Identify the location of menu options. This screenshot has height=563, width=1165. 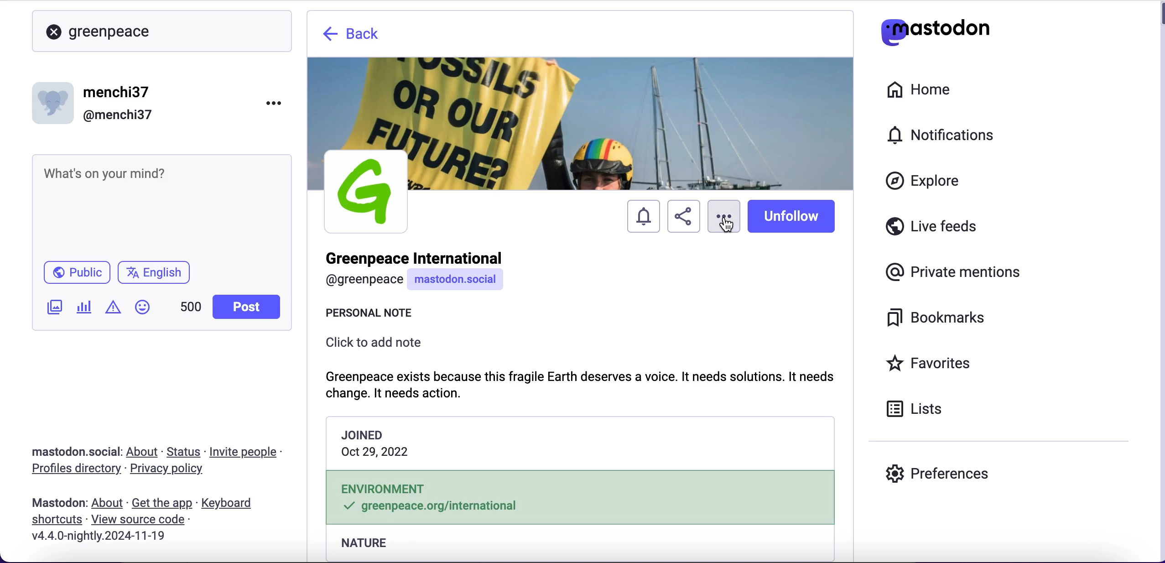
(277, 102).